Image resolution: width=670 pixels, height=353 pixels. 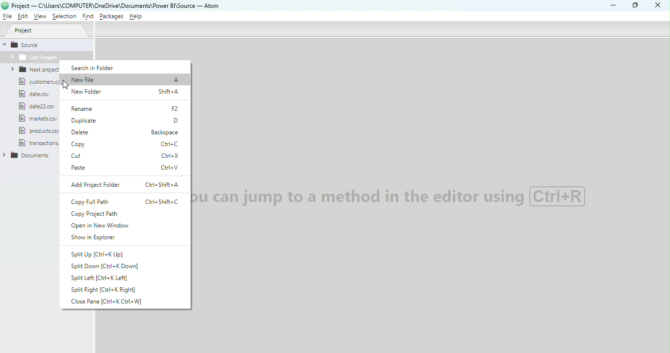 What do you see at coordinates (127, 168) in the screenshot?
I see `Paste` at bounding box center [127, 168].